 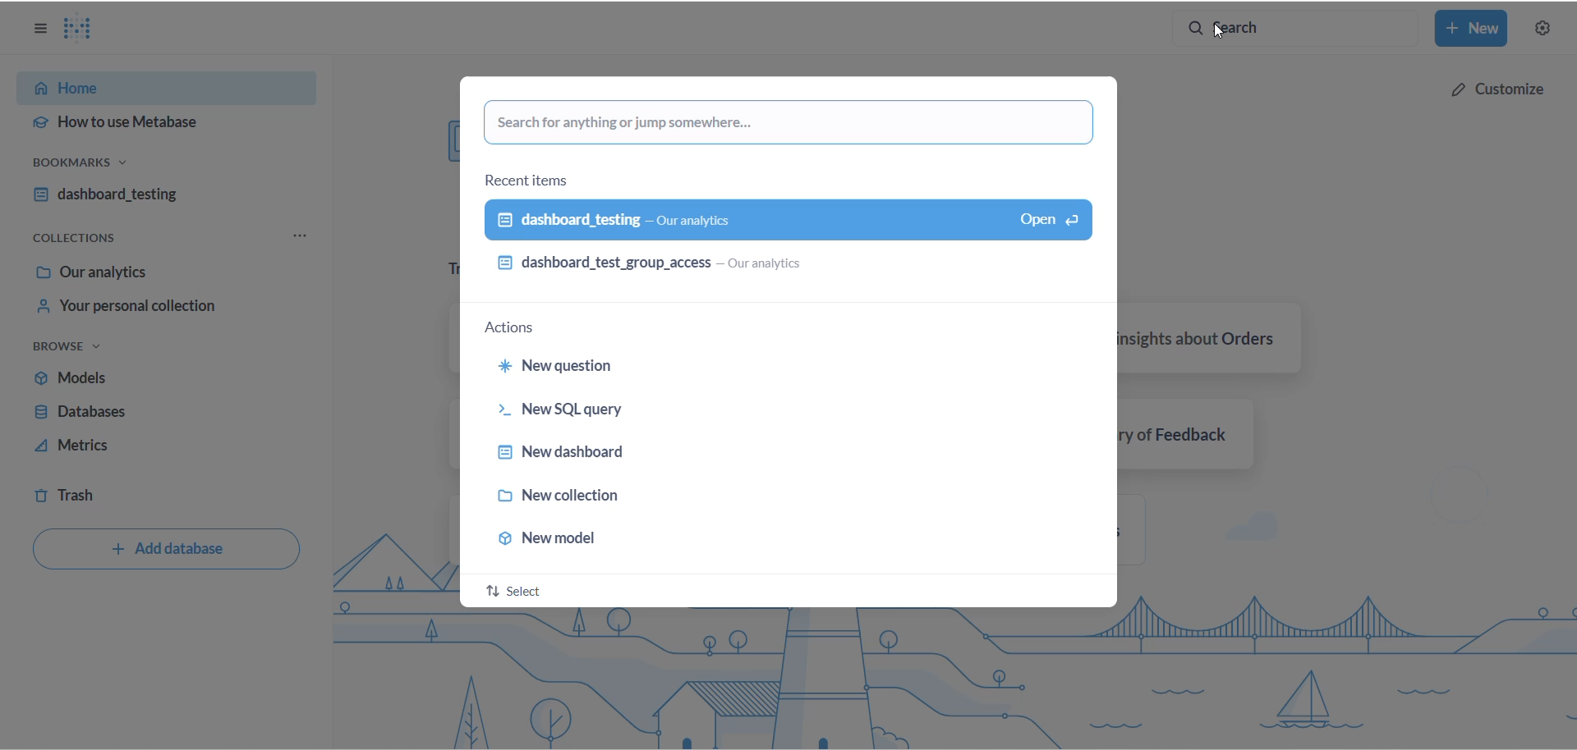 What do you see at coordinates (110, 167) in the screenshot?
I see `bookmarks` at bounding box center [110, 167].